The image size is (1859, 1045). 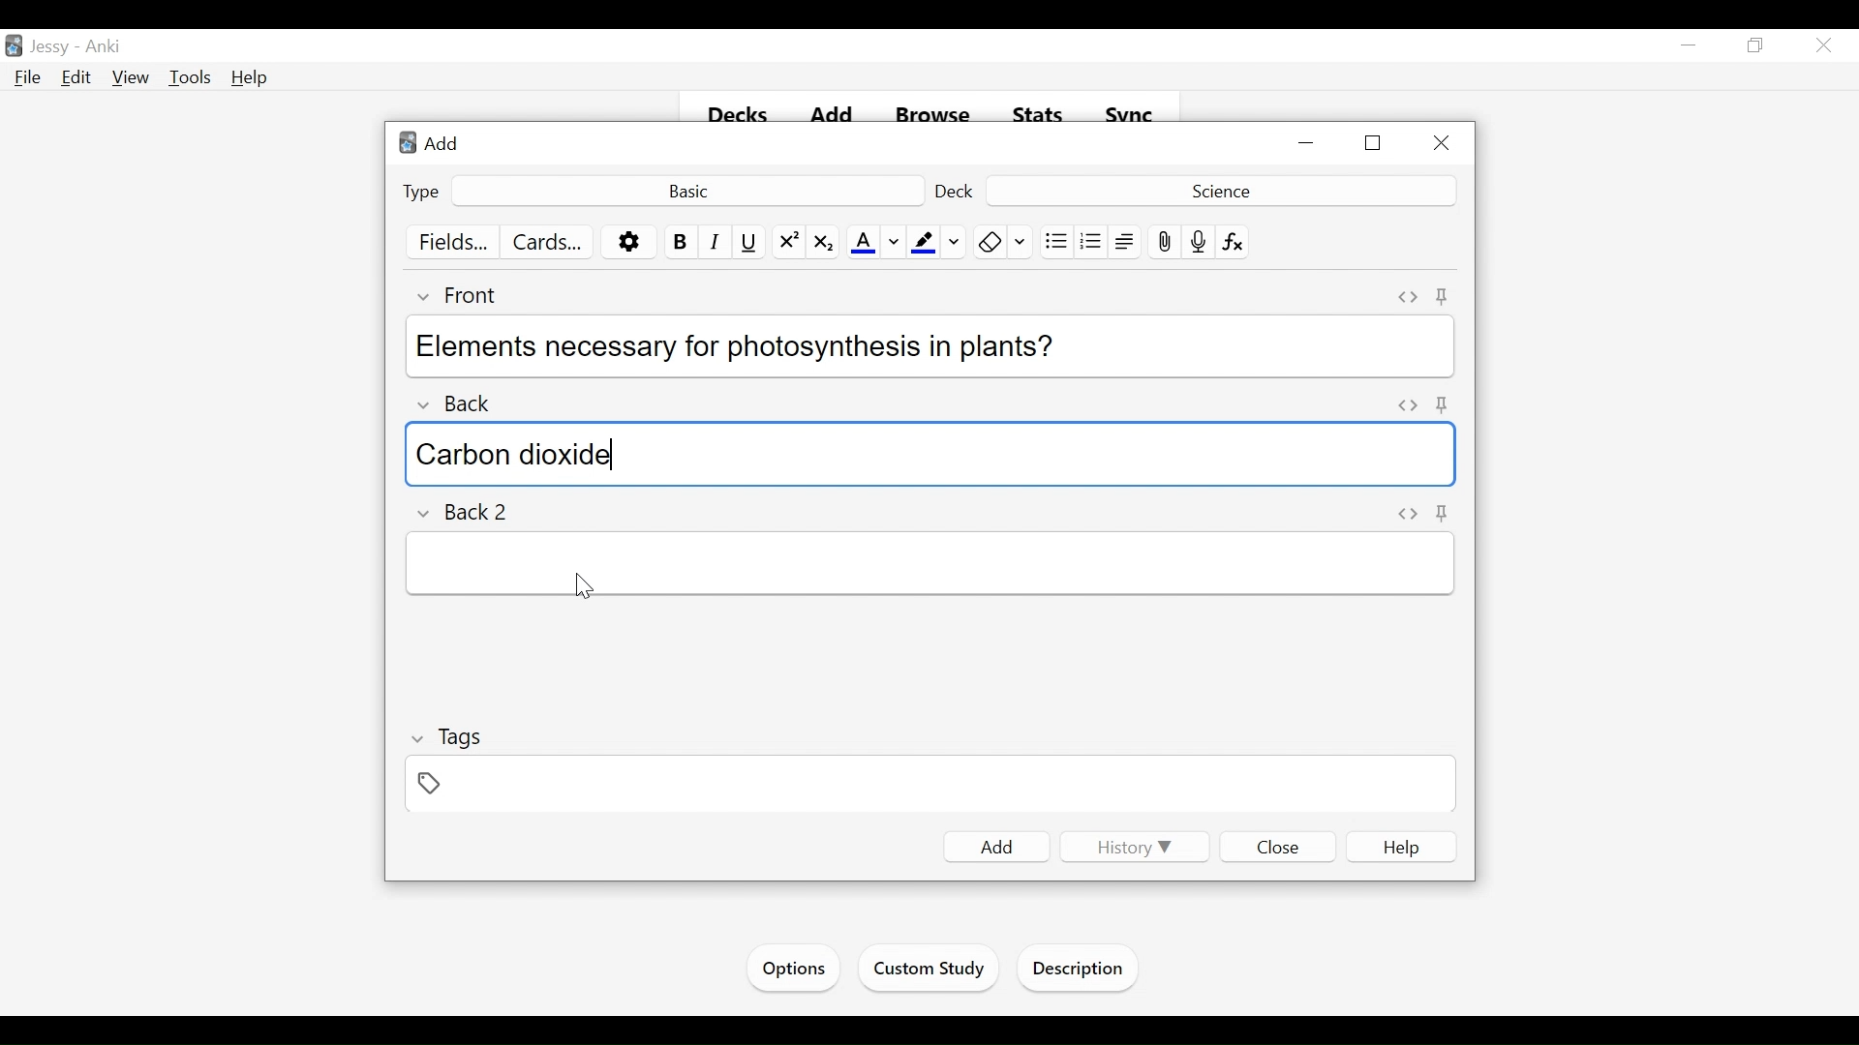 What do you see at coordinates (469, 295) in the screenshot?
I see `Front` at bounding box center [469, 295].